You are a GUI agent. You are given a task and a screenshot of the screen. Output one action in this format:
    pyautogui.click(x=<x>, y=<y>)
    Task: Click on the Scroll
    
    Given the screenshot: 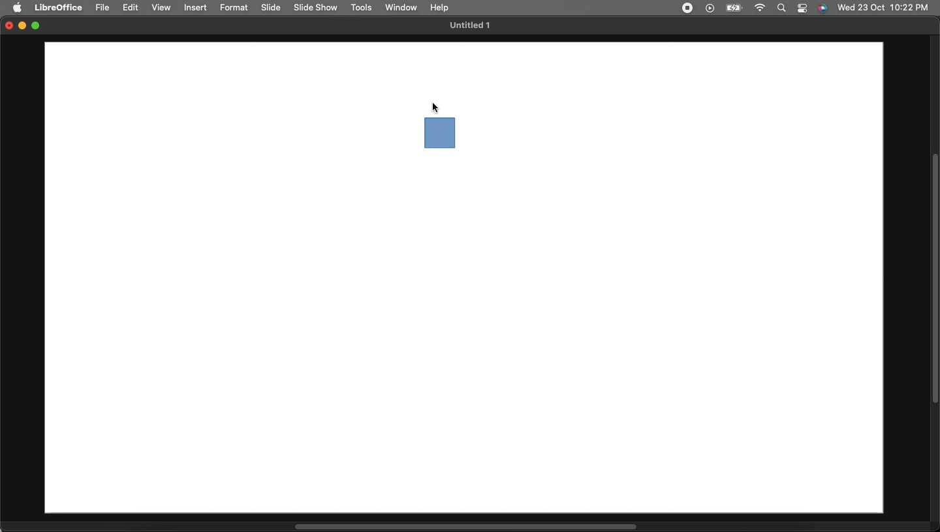 What is the action you would take?
    pyautogui.click(x=934, y=280)
    